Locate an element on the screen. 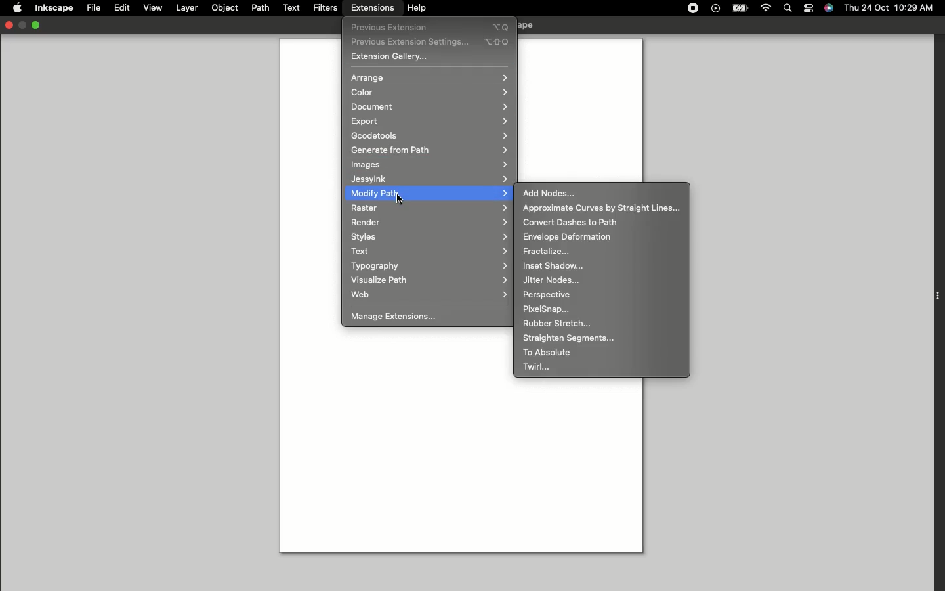 This screenshot has width=945, height=591. Add nodes is located at coordinates (549, 192).